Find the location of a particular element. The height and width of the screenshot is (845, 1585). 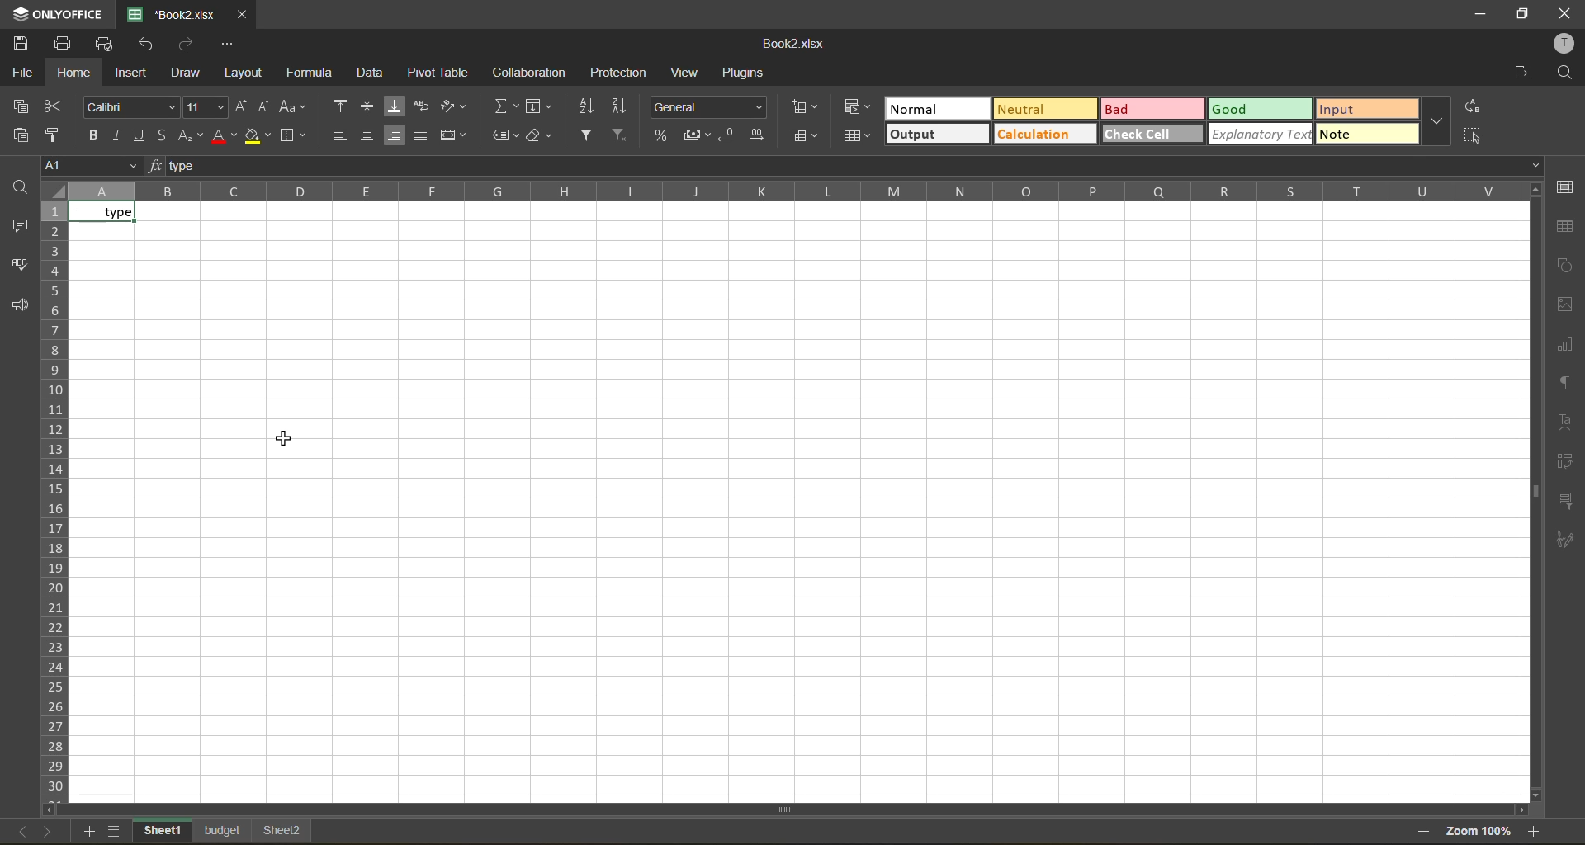

accounting is located at coordinates (699, 134).